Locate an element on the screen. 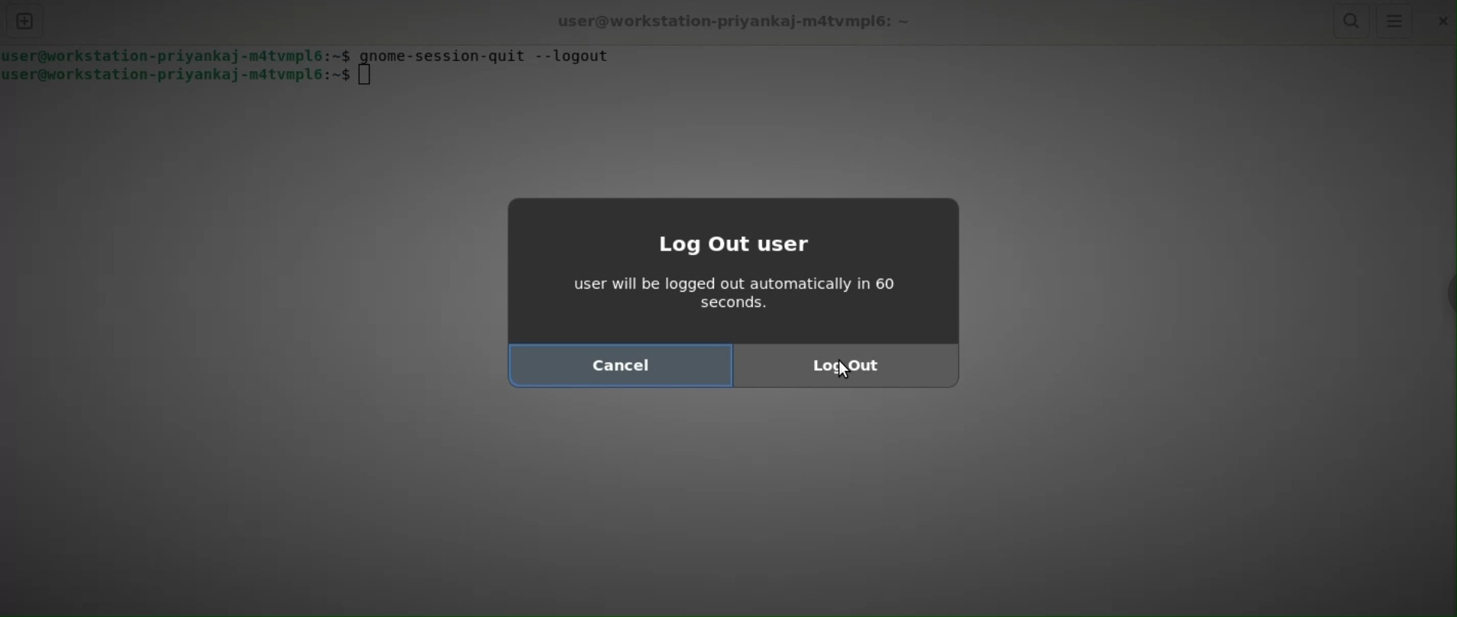  cursor is located at coordinates (845, 371).